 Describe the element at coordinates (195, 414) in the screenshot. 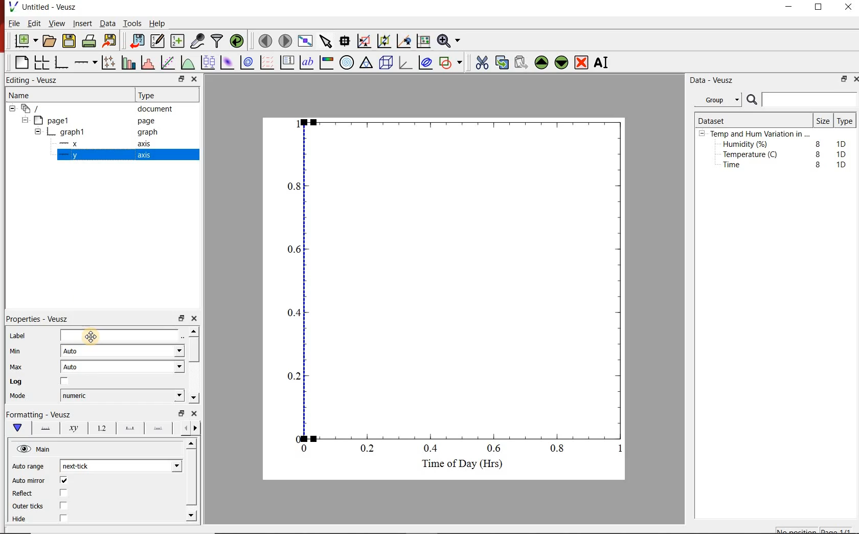

I see `close` at that location.